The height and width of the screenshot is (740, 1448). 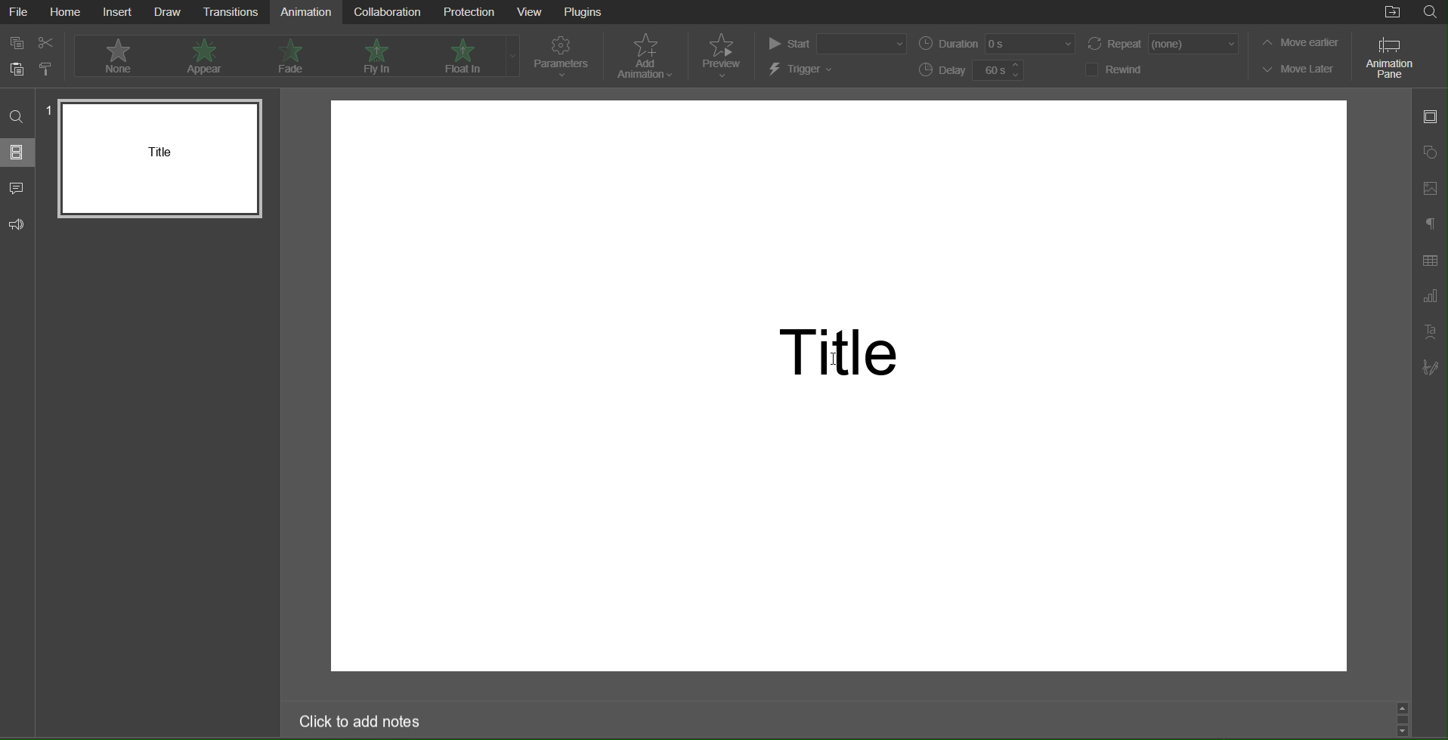 What do you see at coordinates (564, 57) in the screenshot?
I see `Parameters` at bounding box center [564, 57].